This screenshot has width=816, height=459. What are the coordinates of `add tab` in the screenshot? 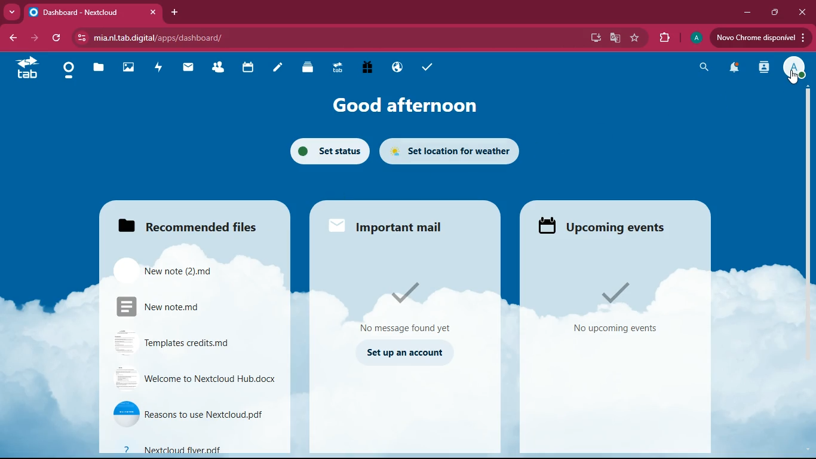 It's located at (173, 13).